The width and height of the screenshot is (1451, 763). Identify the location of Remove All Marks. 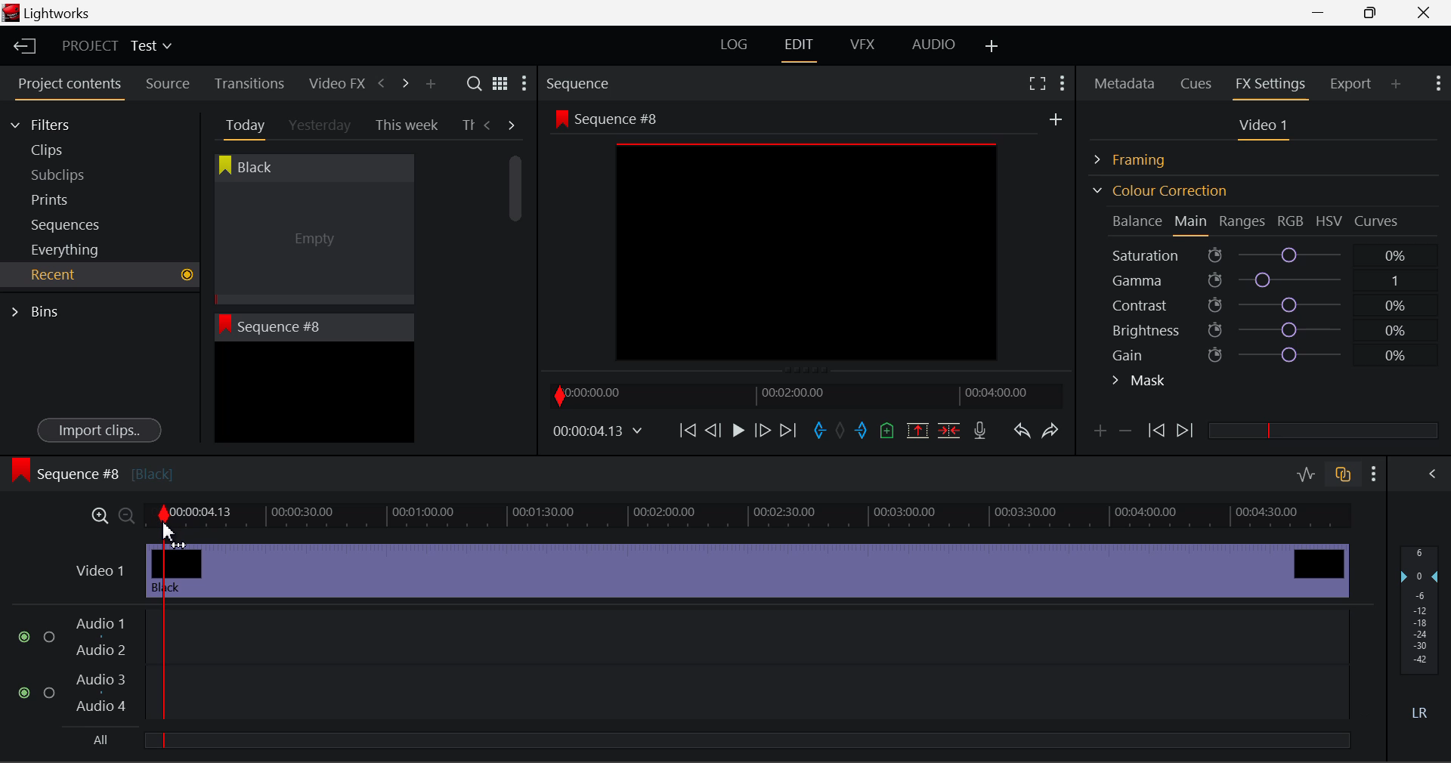
(842, 432).